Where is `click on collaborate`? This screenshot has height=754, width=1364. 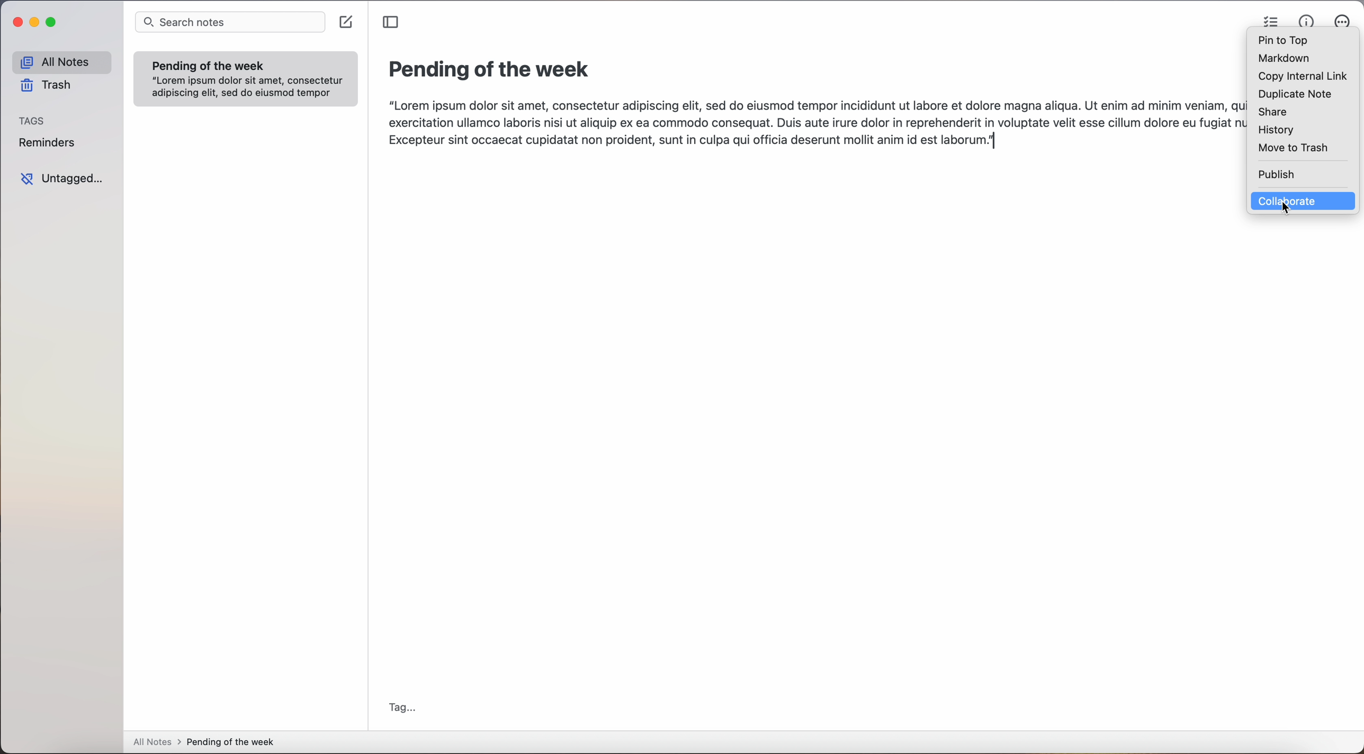 click on collaborate is located at coordinates (1306, 201).